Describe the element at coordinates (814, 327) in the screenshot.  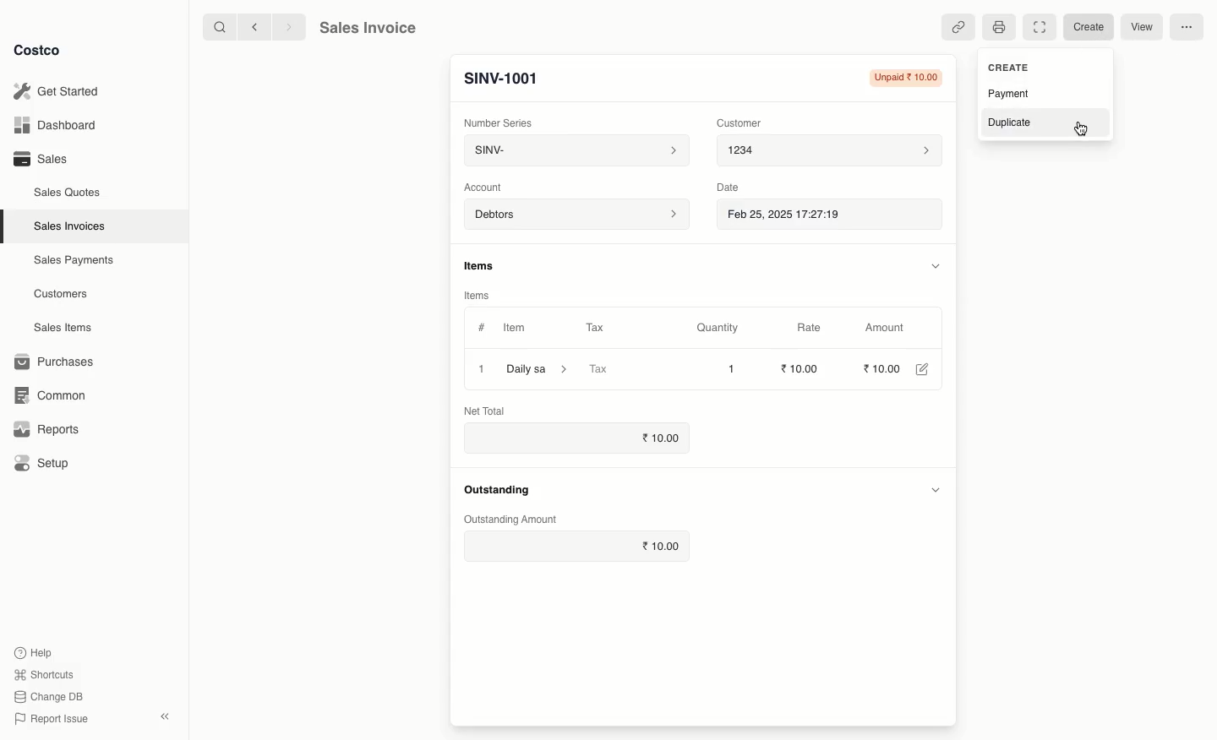
I see `Rate` at that location.